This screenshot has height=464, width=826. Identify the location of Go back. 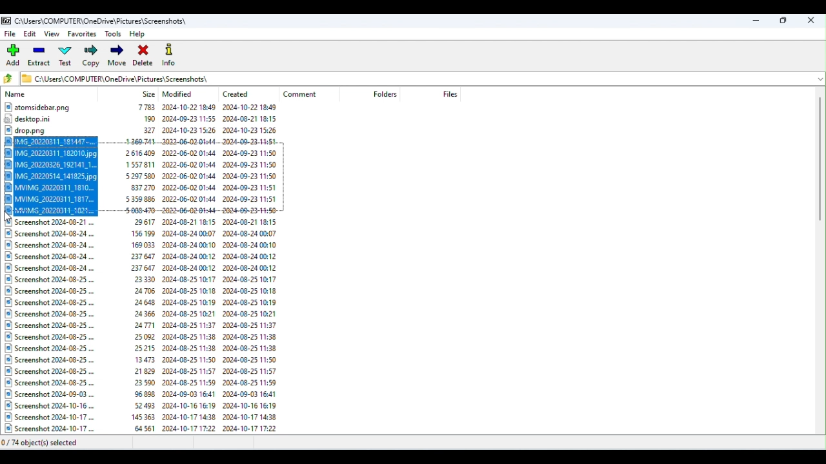
(10, 79).